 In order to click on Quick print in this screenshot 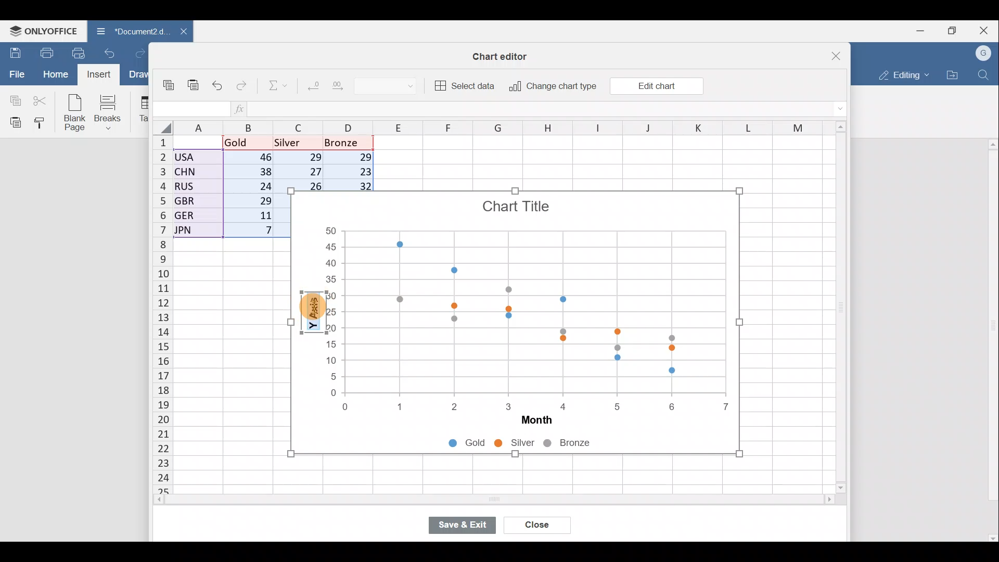, I will do `click(78, 53)`.